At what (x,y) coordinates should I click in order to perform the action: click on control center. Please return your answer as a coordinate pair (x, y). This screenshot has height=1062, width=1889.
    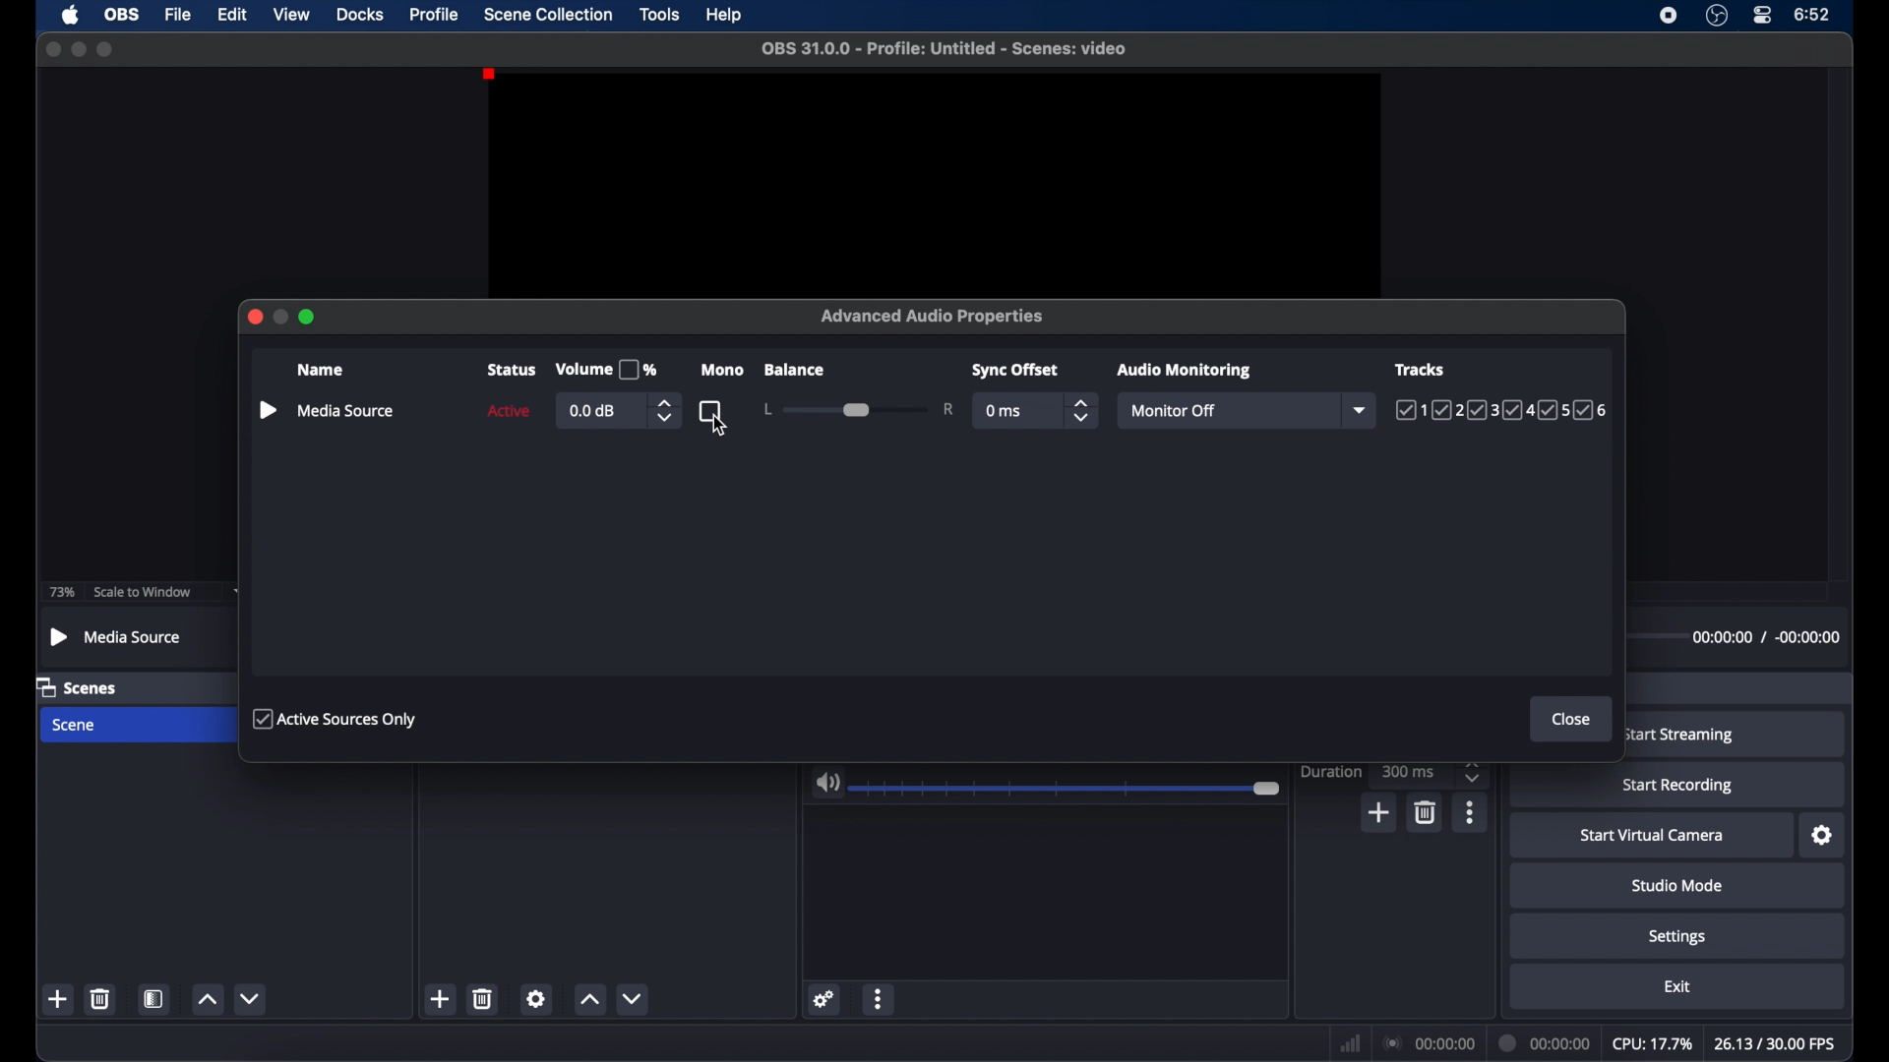
    Looking at the image, I should click on (1763, 15).